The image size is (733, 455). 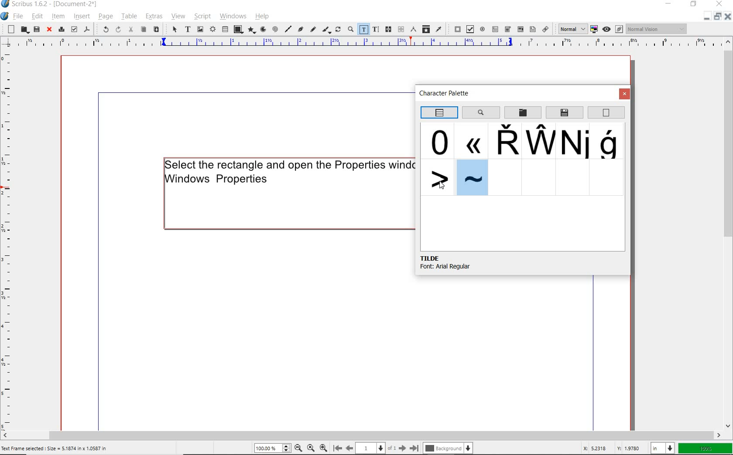 What do you see at coordinates (480, 112) in the screenshot?
I see `Unicode search` at bounding box center [480, 112].